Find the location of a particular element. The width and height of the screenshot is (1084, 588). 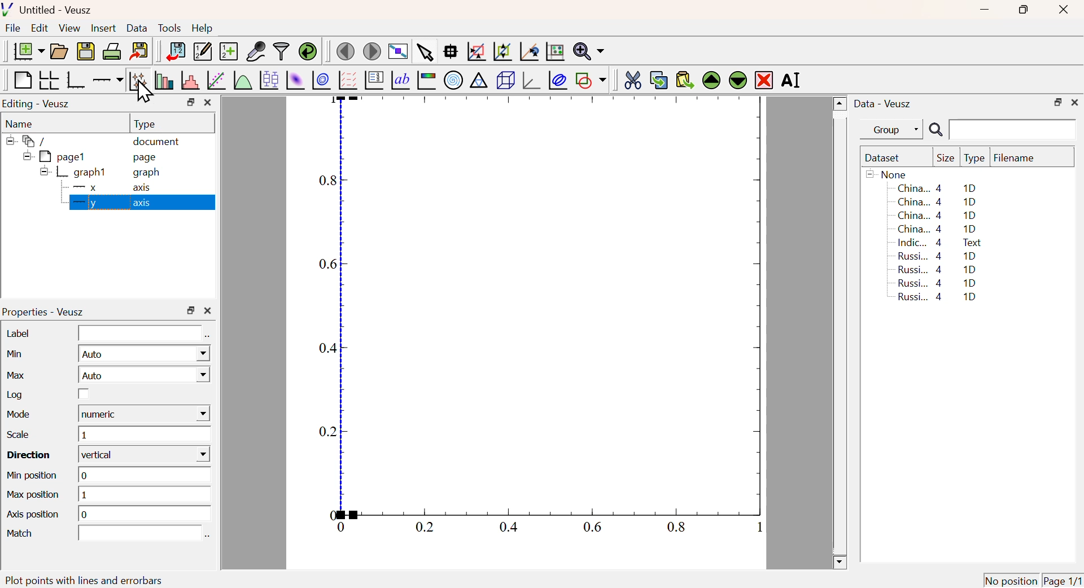

Name is located at coordinates (20, 124).